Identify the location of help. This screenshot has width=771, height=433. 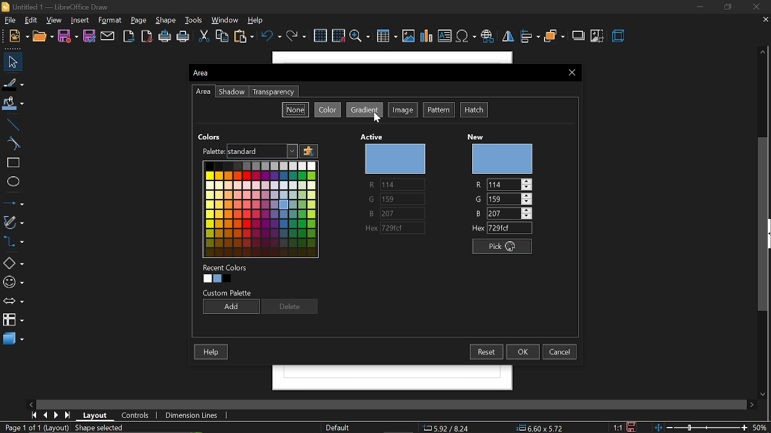
(212, 352).